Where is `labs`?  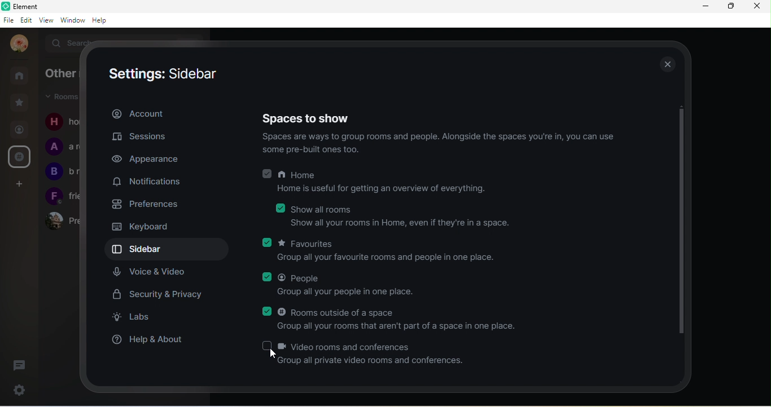 labs is located at coordinates (142, 317).